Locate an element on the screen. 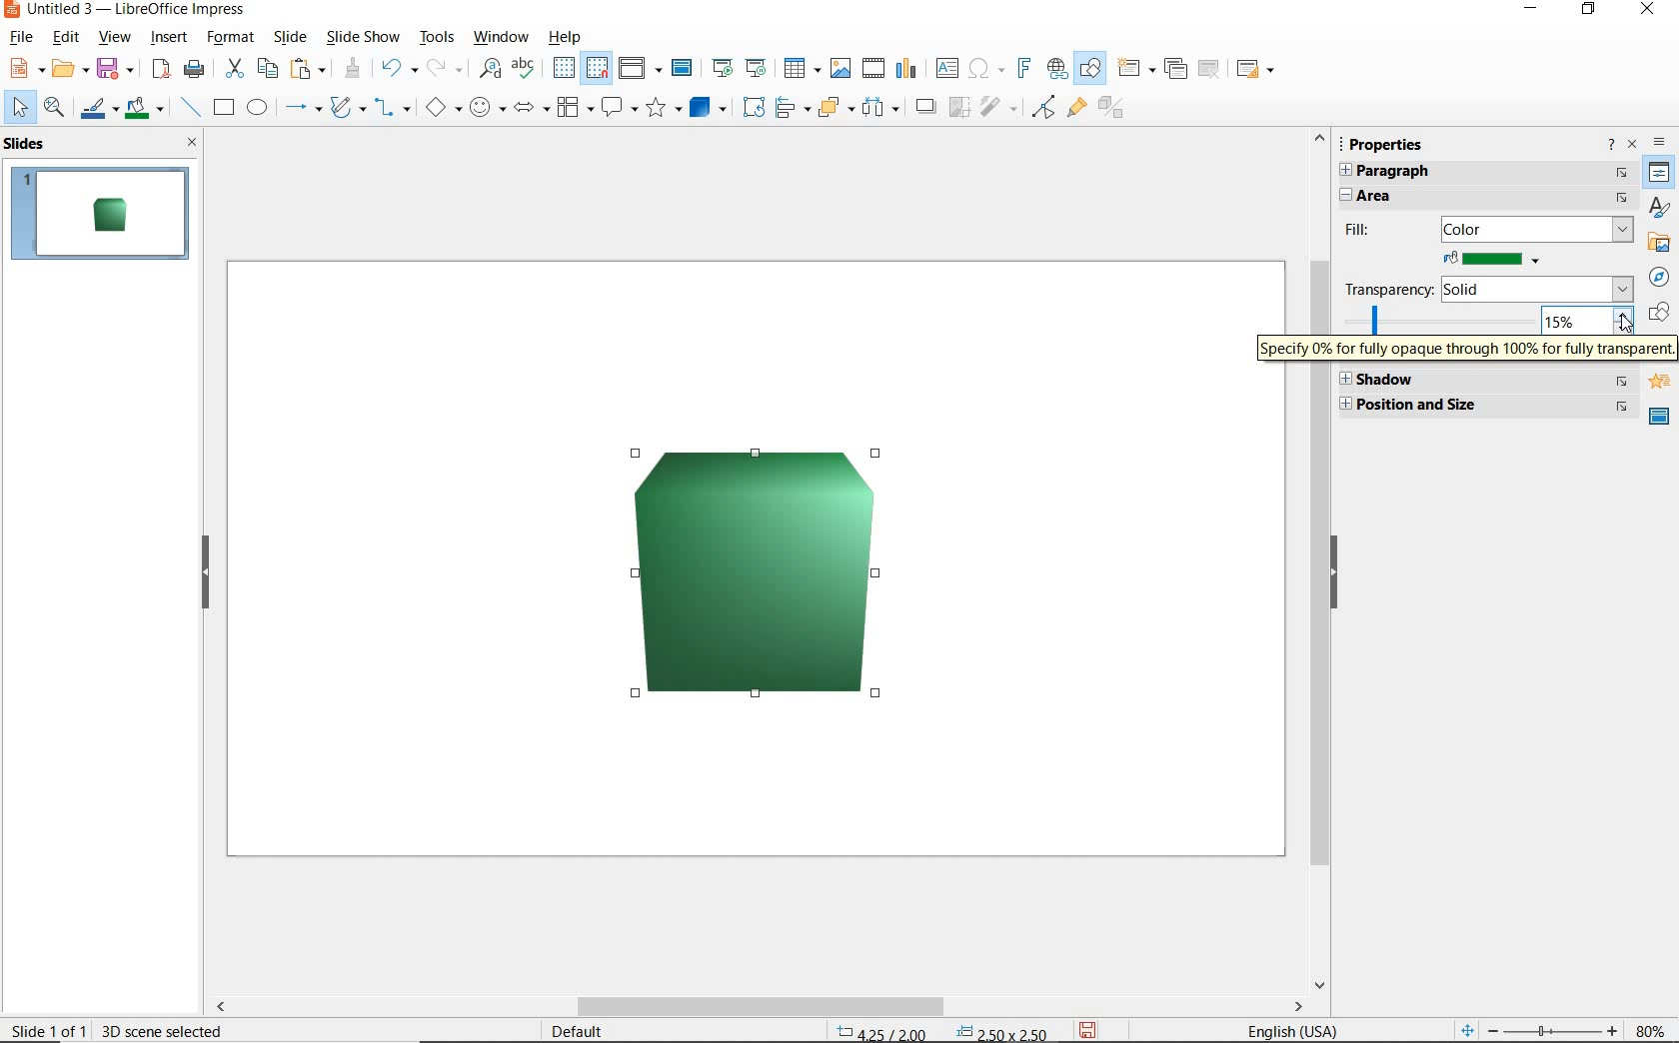 The width and height of the screenshot is (1679, 1043). copy is located at coordinates (269, 69).